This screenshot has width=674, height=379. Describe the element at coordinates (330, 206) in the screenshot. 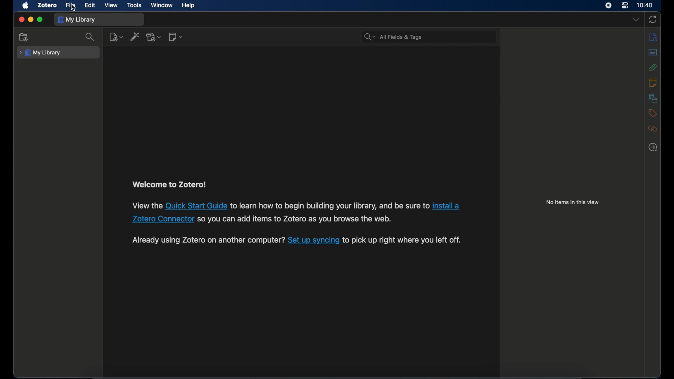

I see `to learn how to begin building your library, and be sure to` at that location.